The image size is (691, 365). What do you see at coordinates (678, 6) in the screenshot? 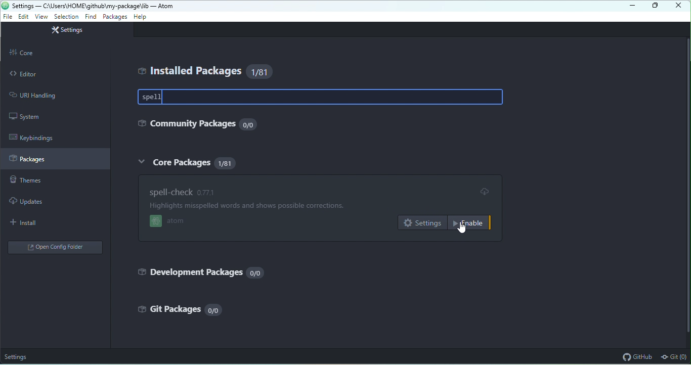
I see `close` at bounding box center [678, 6].